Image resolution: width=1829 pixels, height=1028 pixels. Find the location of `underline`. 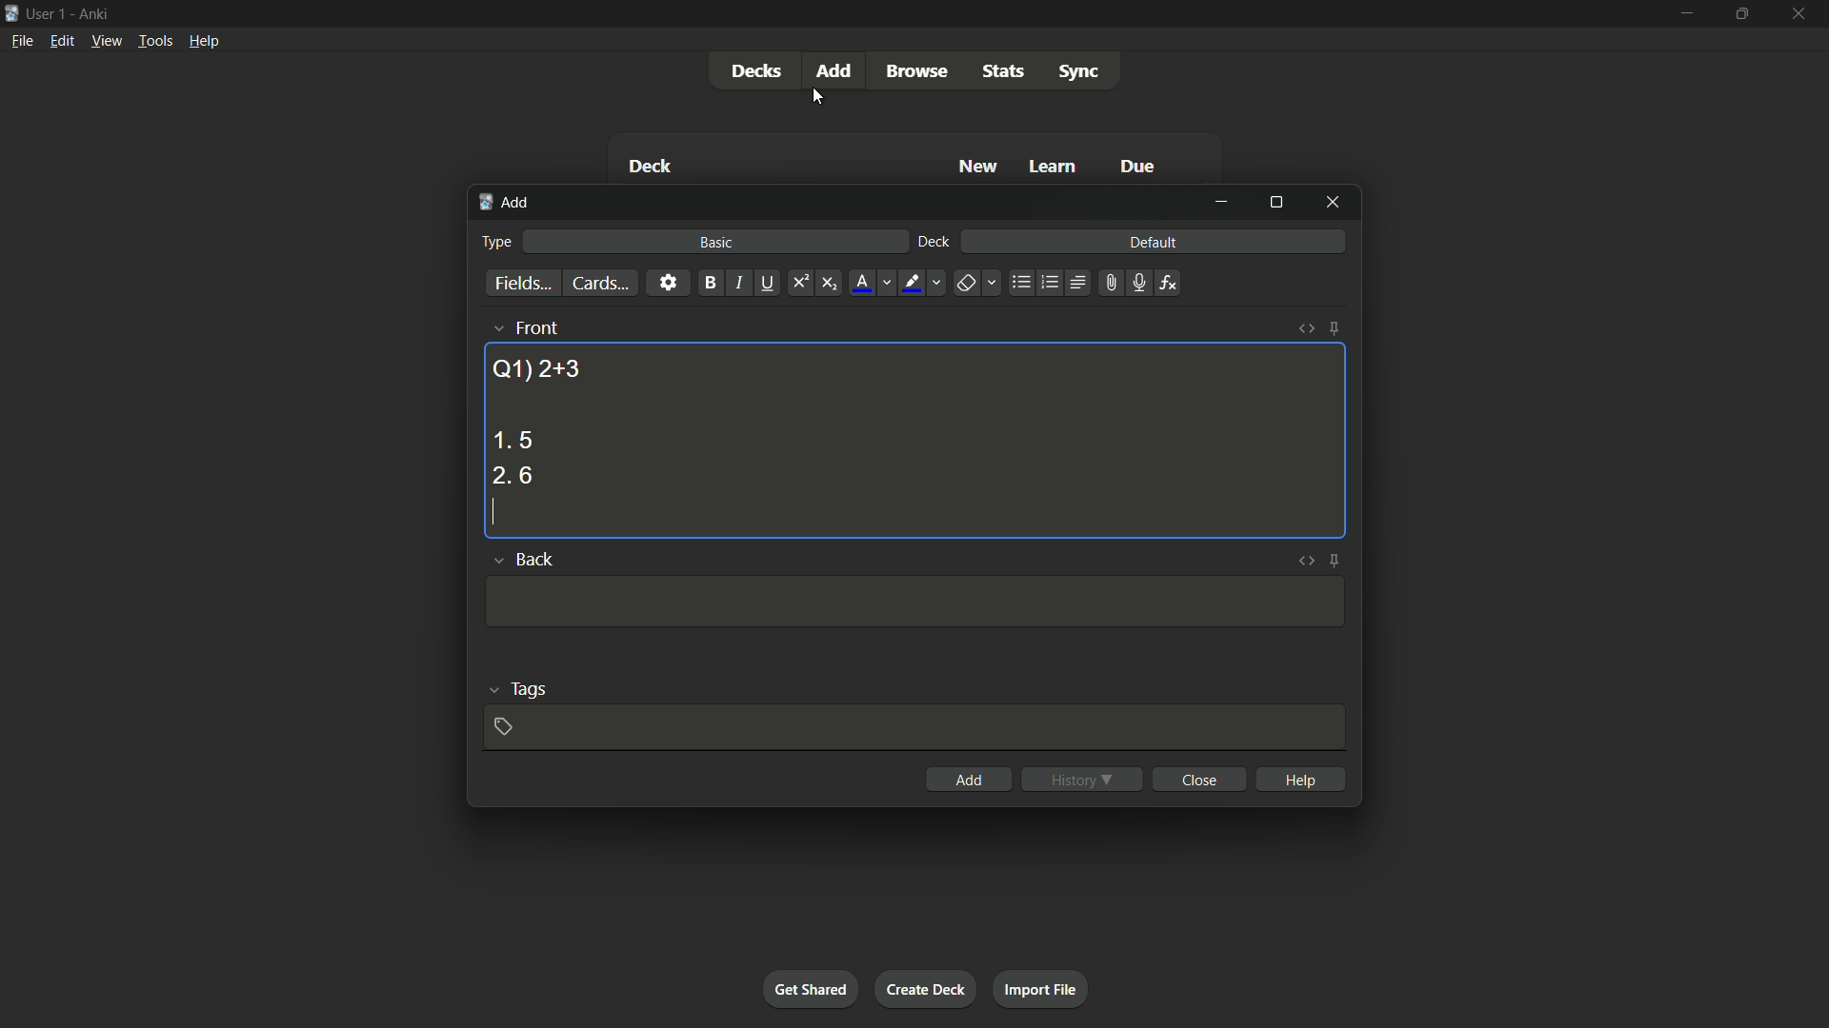

underline is located at coordinates (767, 283).